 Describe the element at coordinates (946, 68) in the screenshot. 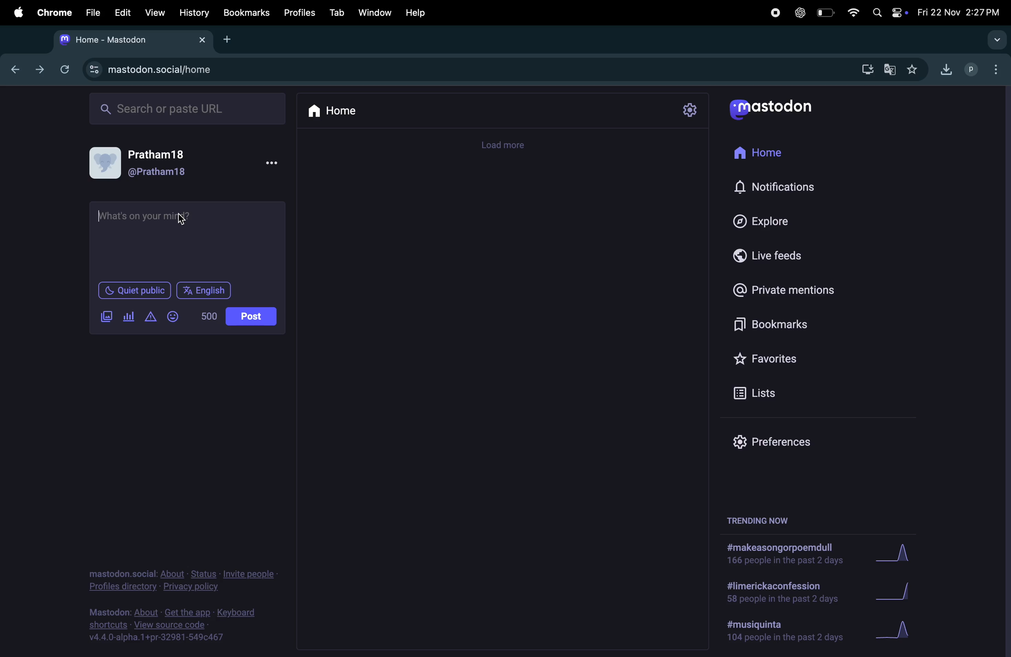

I see `downloads` at that location.